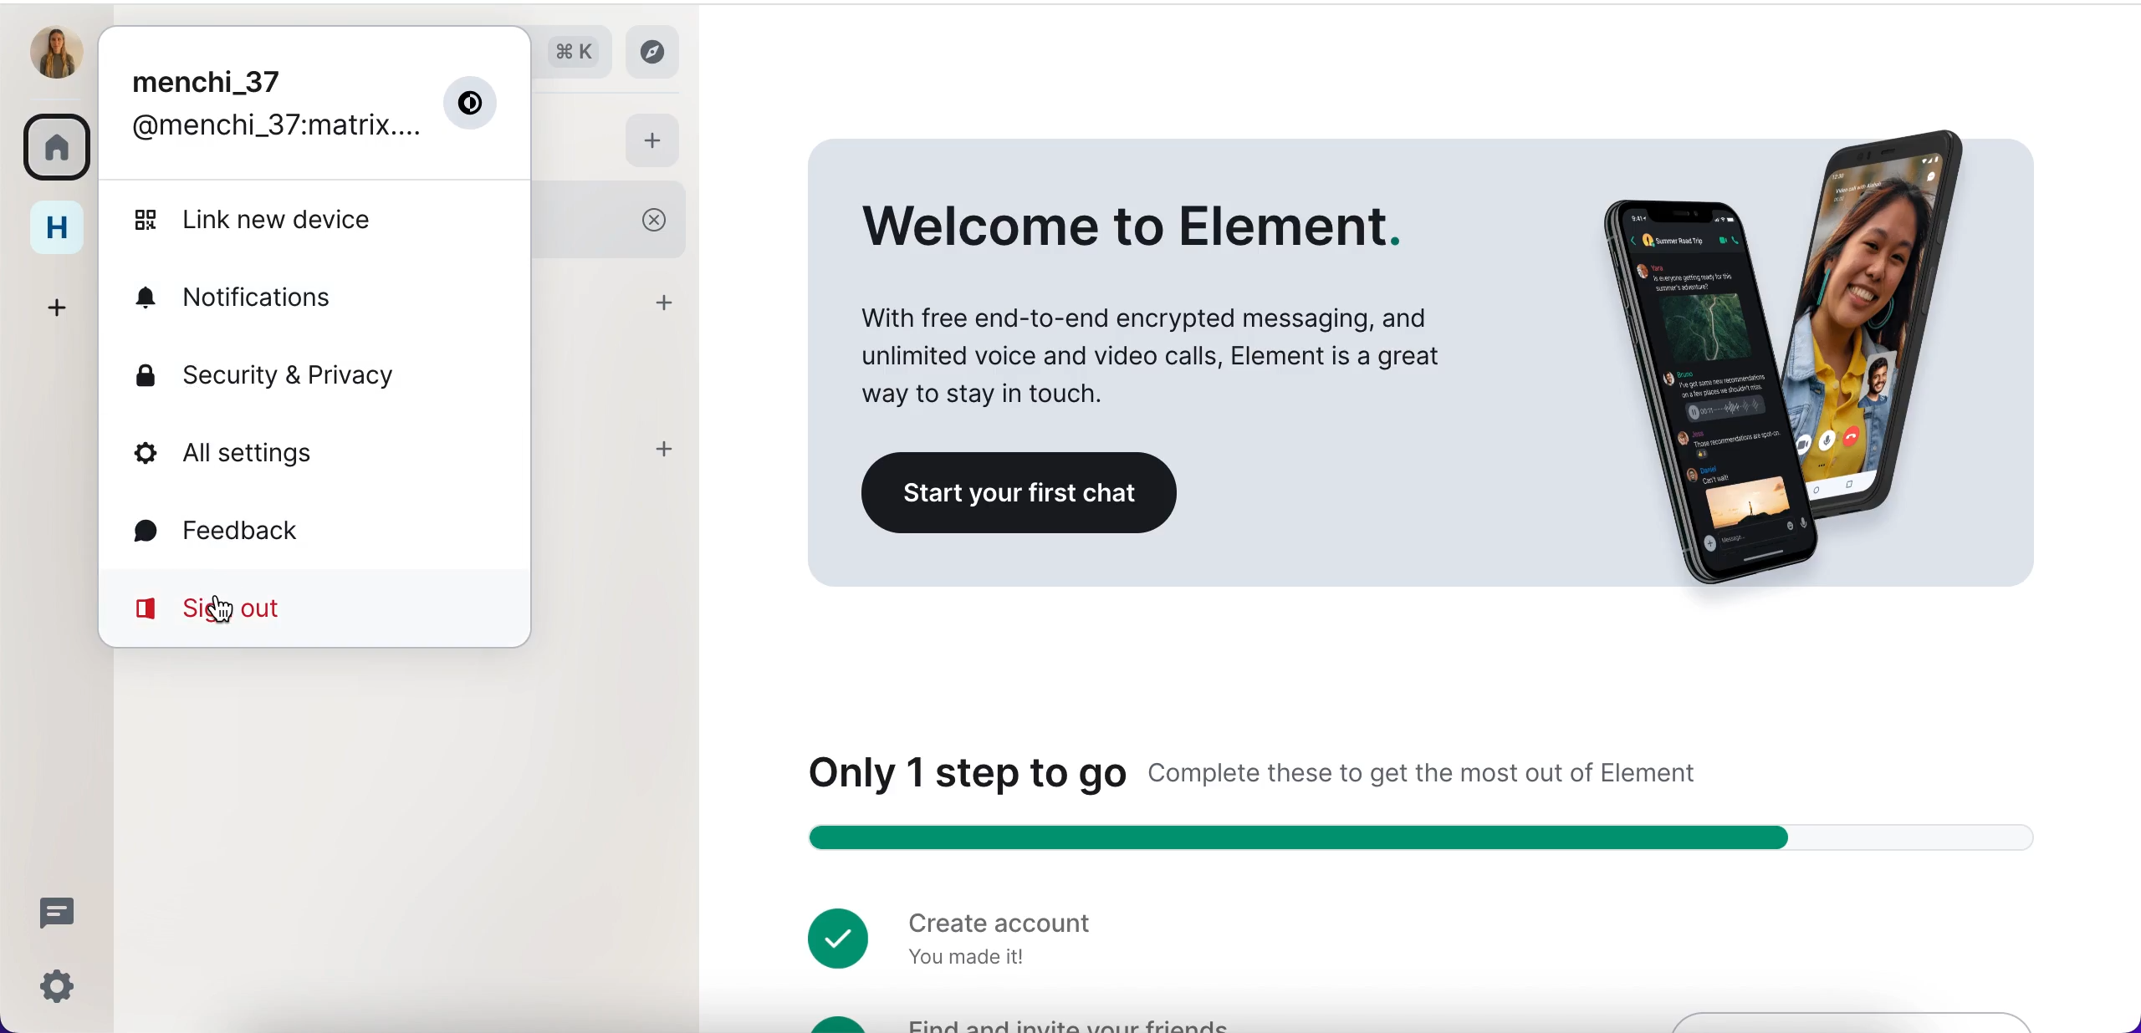 Image resolution: width=2141 pixels, height=1033 pixels. Describe the element at coordinates (1027, 494) in the screenshot. I see `start your first chat` at that location.